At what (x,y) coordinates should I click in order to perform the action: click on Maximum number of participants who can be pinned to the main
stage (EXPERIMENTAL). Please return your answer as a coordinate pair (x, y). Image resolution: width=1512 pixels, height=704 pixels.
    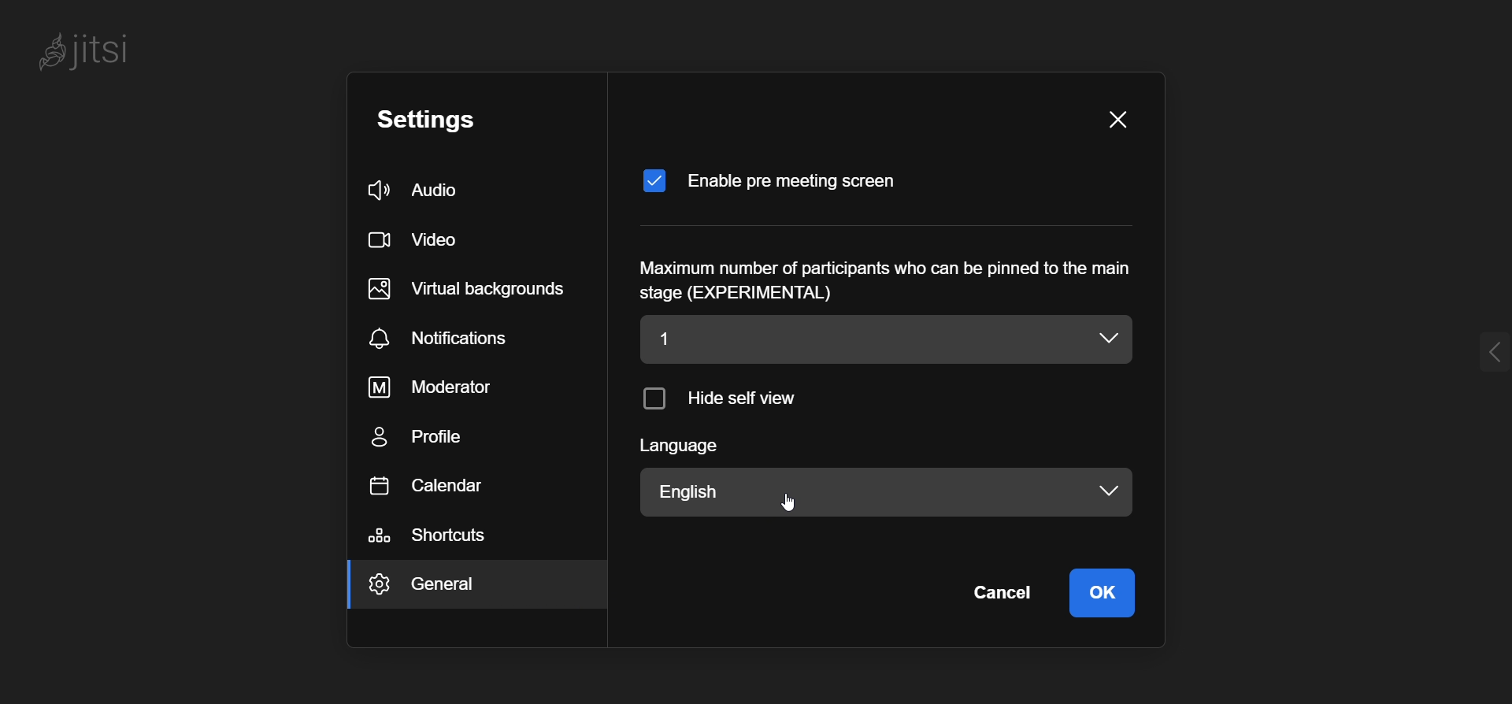
    Looking at the image, I should click on (882, 279).